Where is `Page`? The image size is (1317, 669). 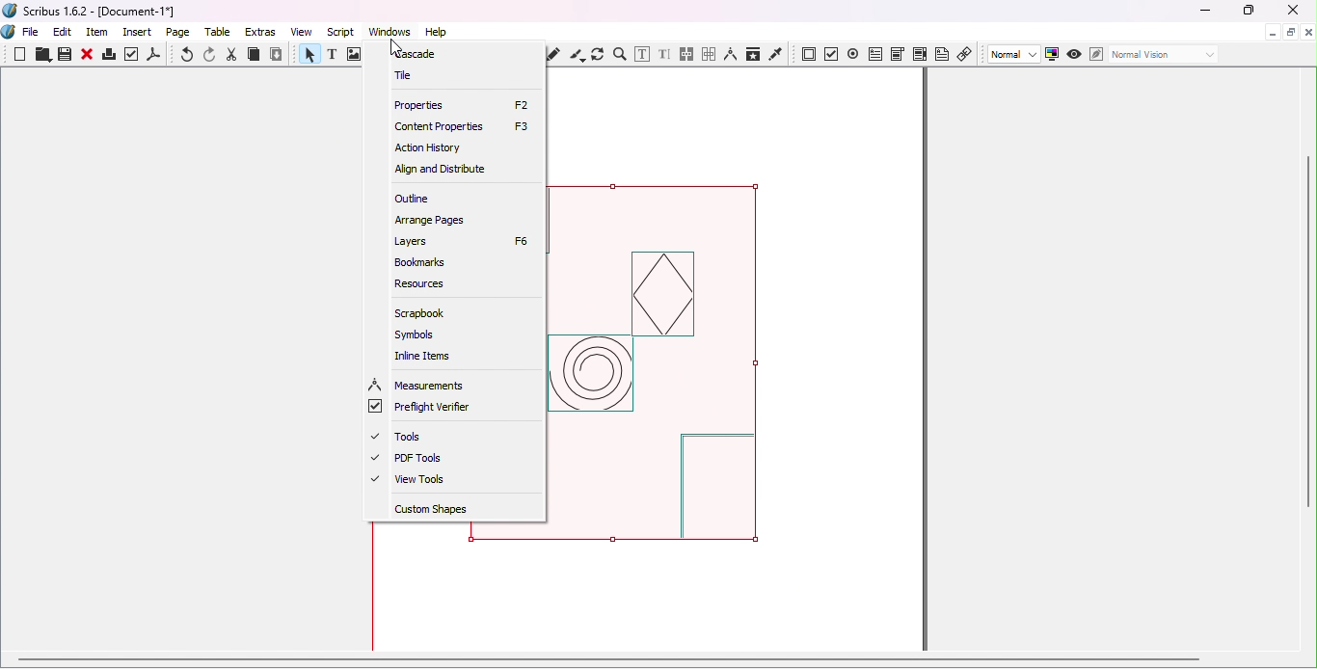 Page is located at coordinates (181, 34).